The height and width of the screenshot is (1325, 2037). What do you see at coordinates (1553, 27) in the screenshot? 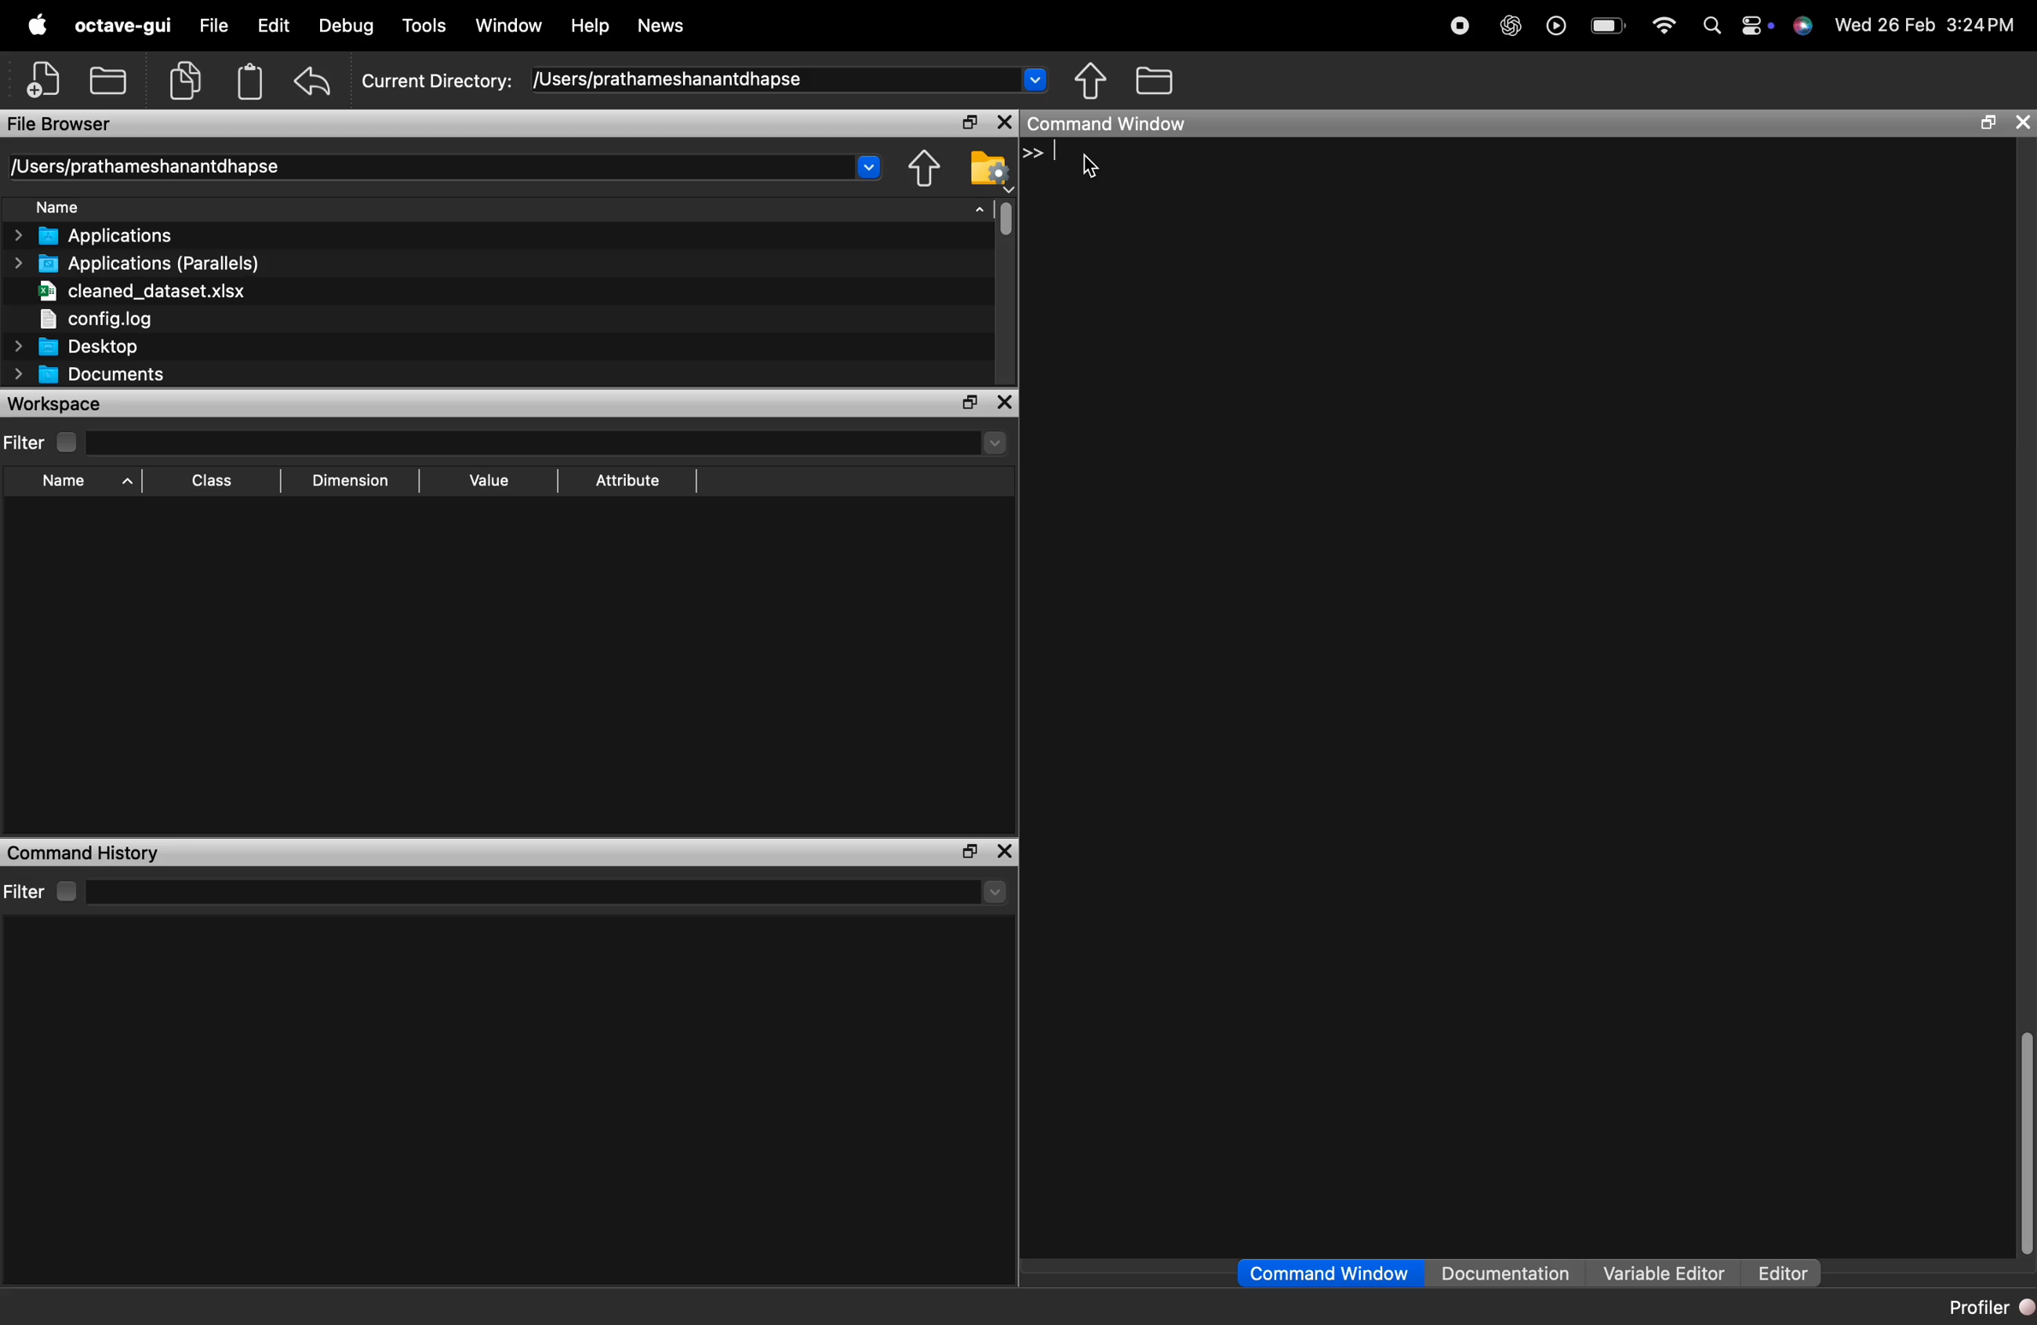
I see `play` at bounding box center [1553, 27].